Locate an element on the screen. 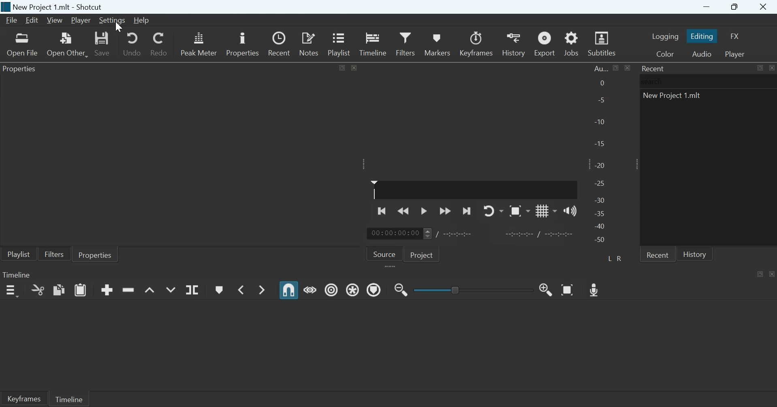  Toggle grid display on the player is located at coordinates (546, 210).